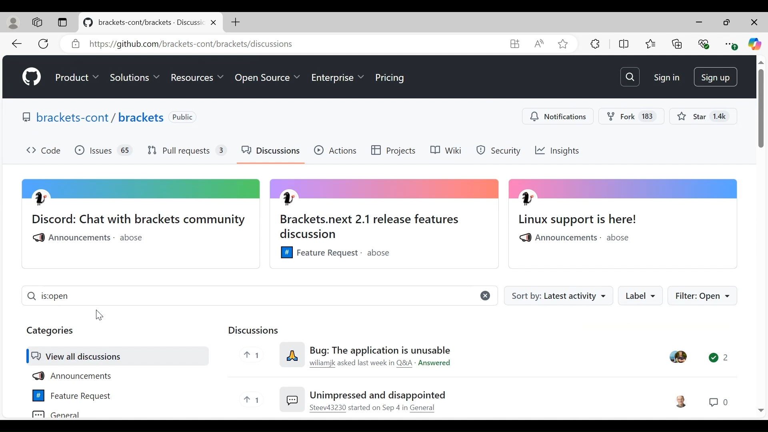 This screenshot has height=432, width=768. Describe the element at coordinates (33, 77) in the screenshot. I see `Github Icon` at that location.